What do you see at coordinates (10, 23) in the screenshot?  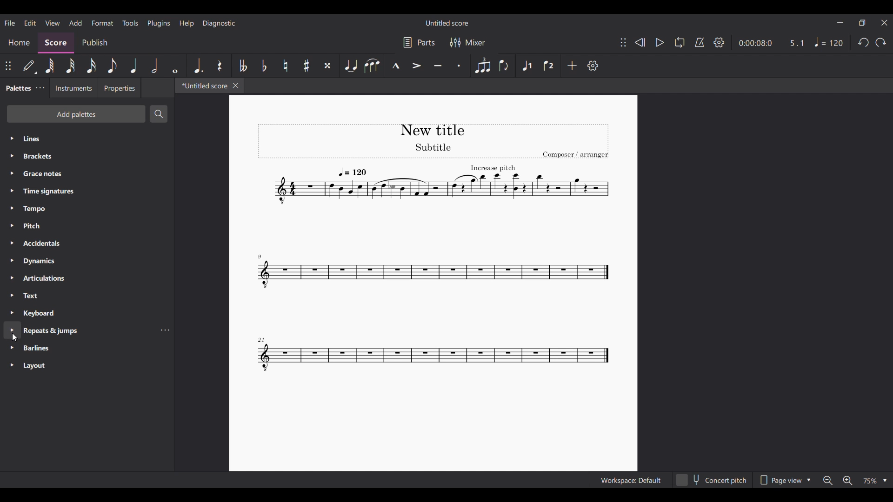 I see `File menu` at bounding box center [10, 23].